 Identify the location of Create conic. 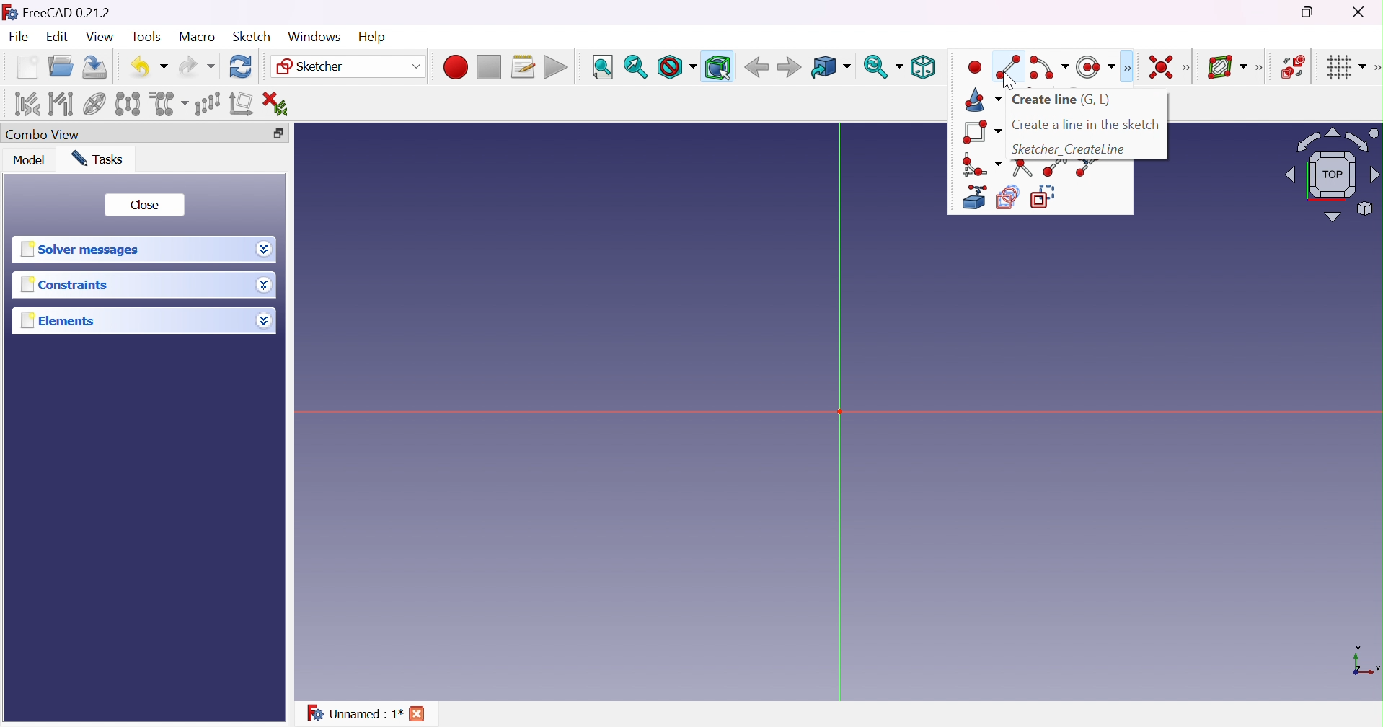
(984, 99).